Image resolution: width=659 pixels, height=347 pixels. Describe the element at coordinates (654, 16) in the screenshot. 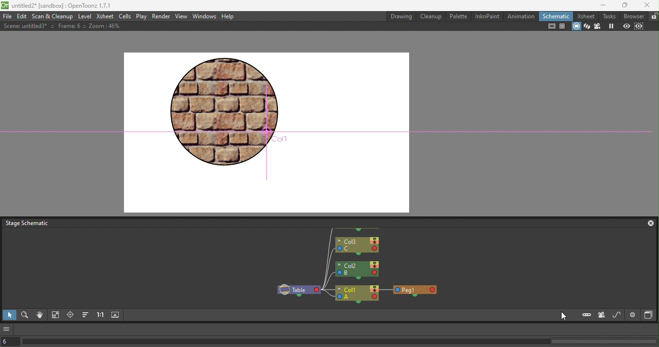

I see `Lock rooms tab` at that location.